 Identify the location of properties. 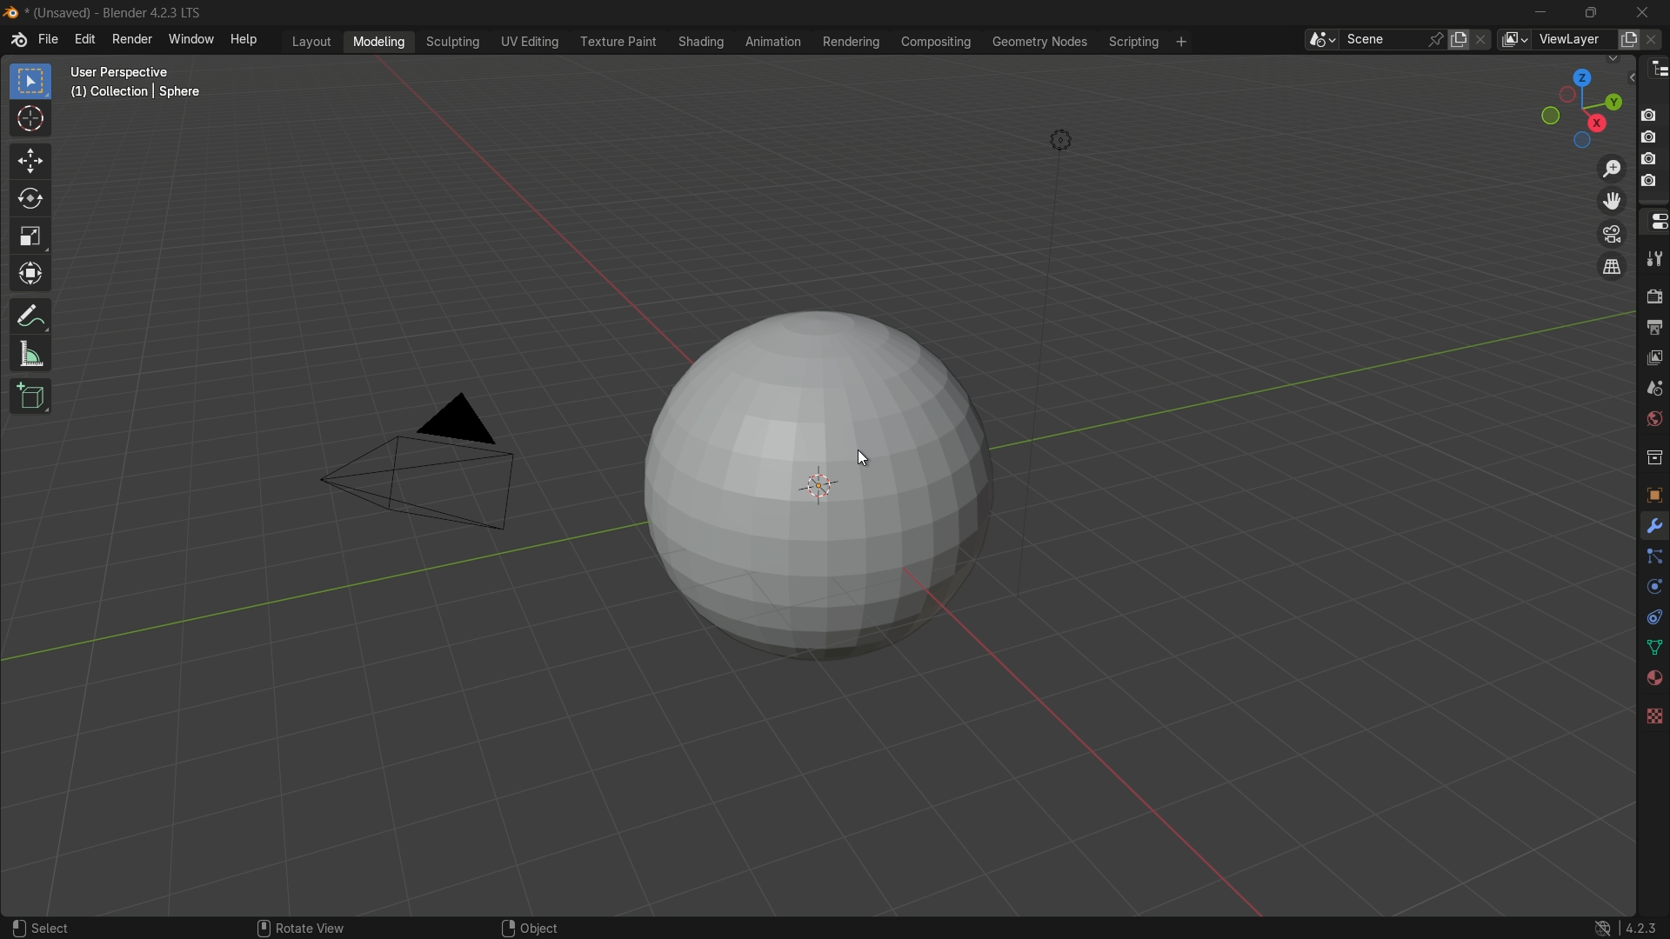
(1653, 223).